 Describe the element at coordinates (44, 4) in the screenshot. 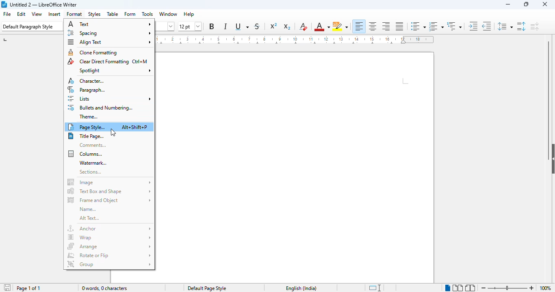

I see `title` at that location.